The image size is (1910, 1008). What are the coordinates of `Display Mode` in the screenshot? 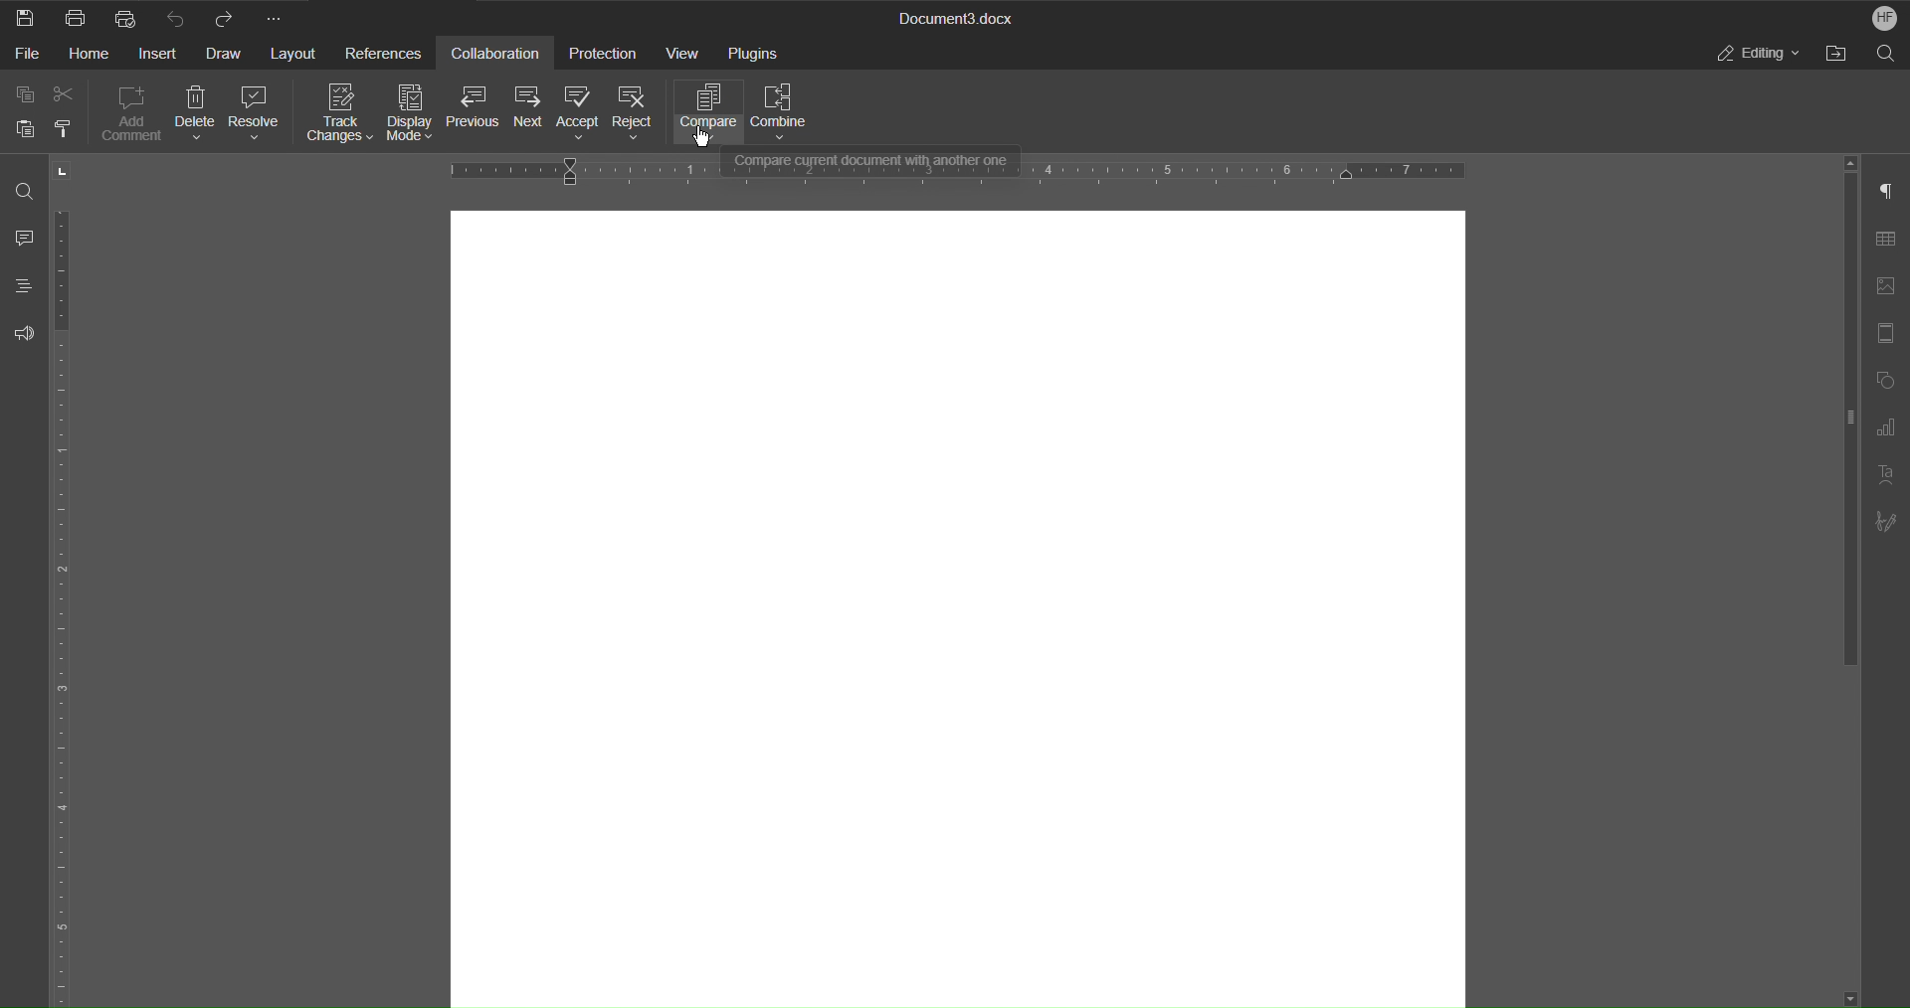 It's located at (413, 111).